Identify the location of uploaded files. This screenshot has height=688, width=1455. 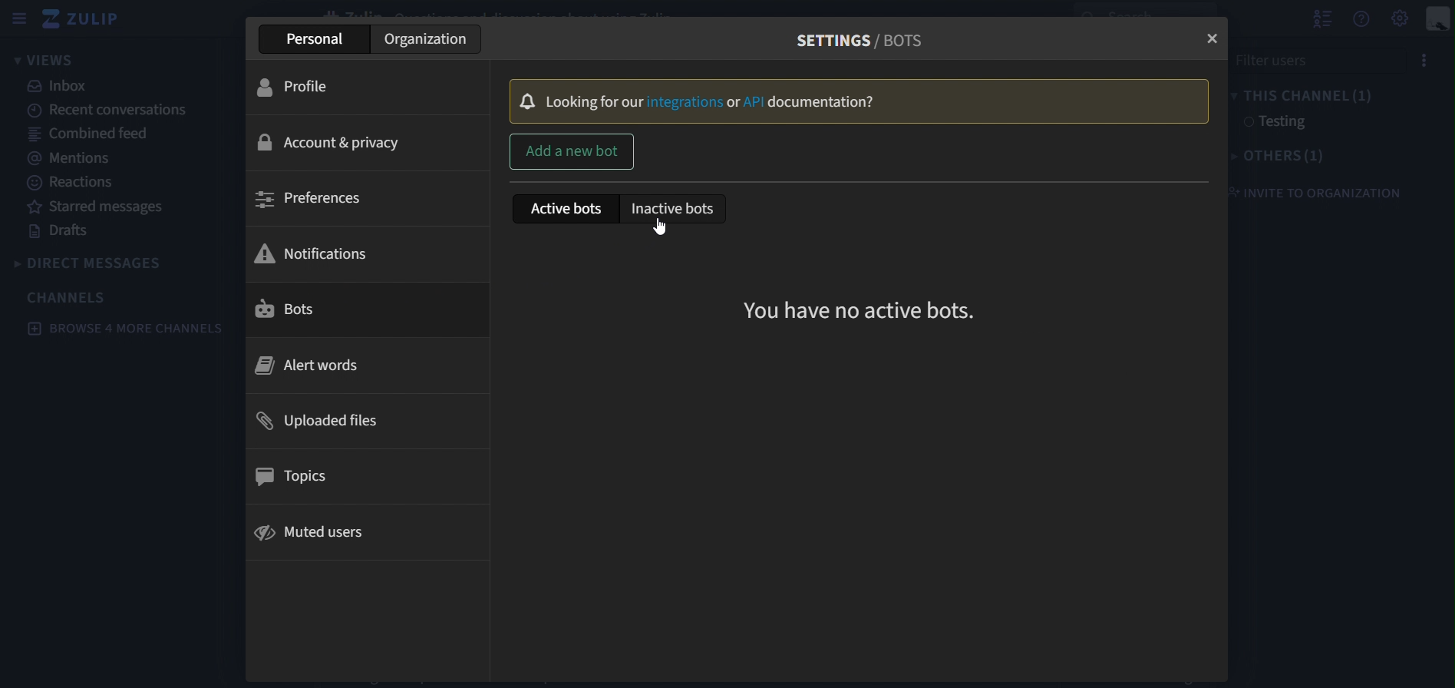
(329, 423).